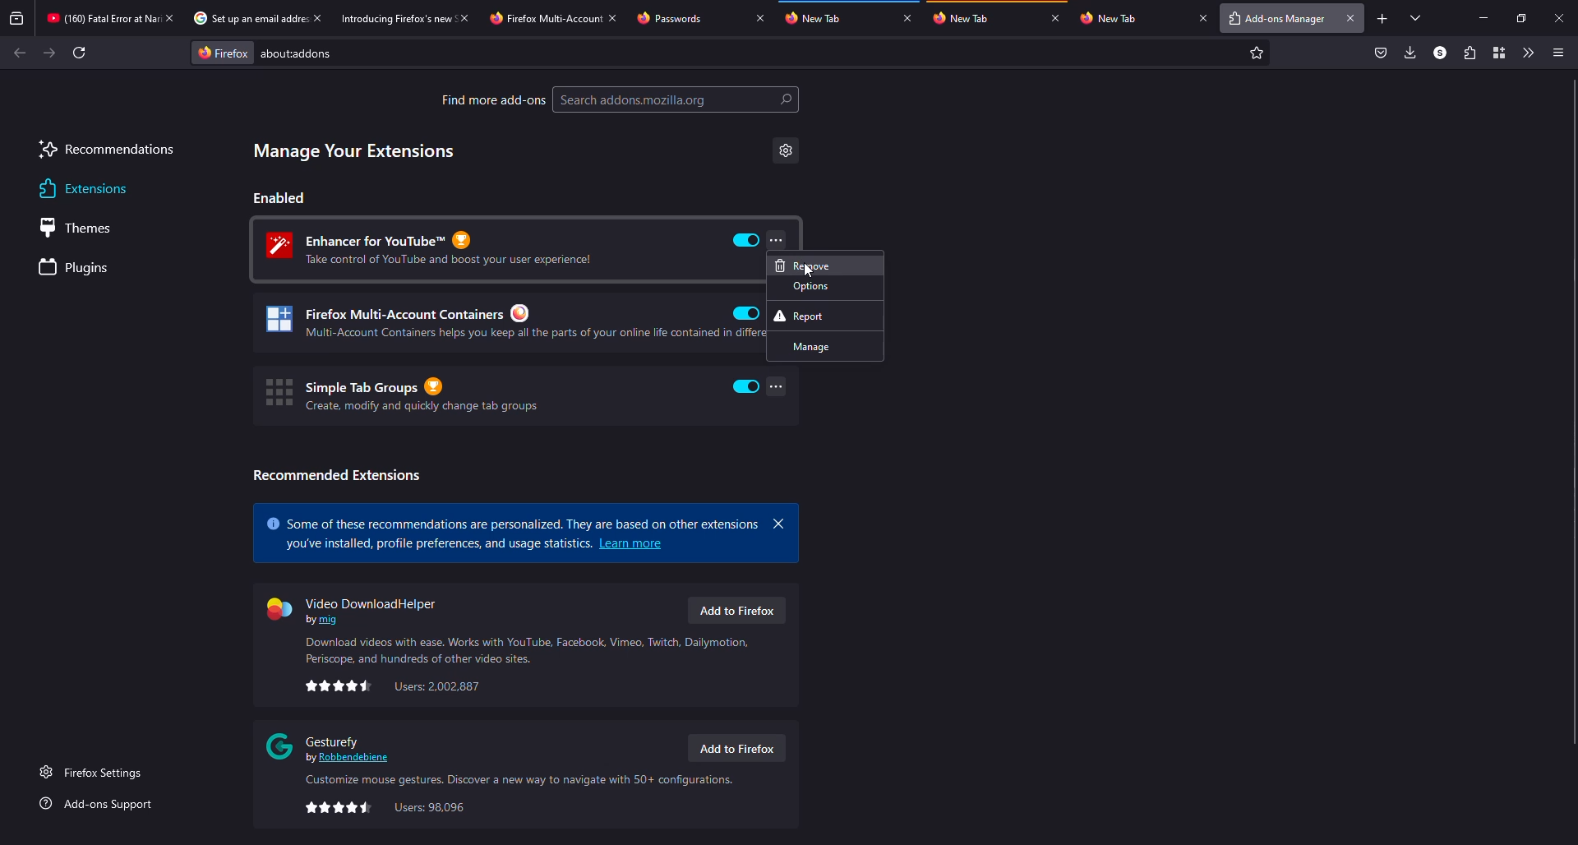 This screenshot has height=845, width=1578. Describe the element at coordinates (826, 286) in the screenshot. I see `options` at that location.